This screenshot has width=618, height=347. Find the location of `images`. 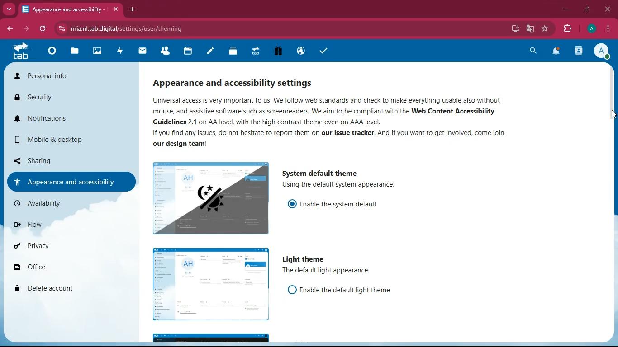

images is located at coordinates (99, 50).